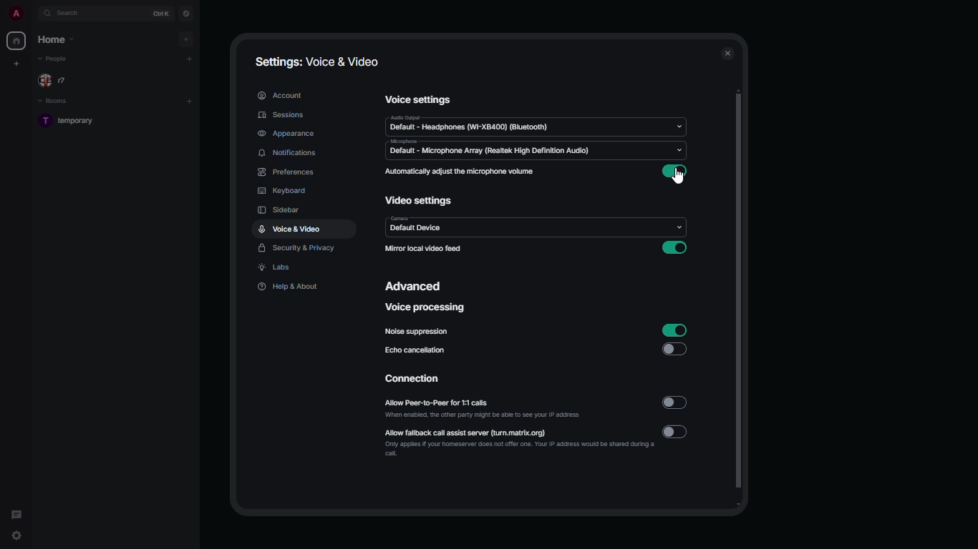 This screenshot has width=978, height=549. What do you see at coordinates (425, 307) in the screenshot?
I see `voice processing` at bounding box center [425, 307].